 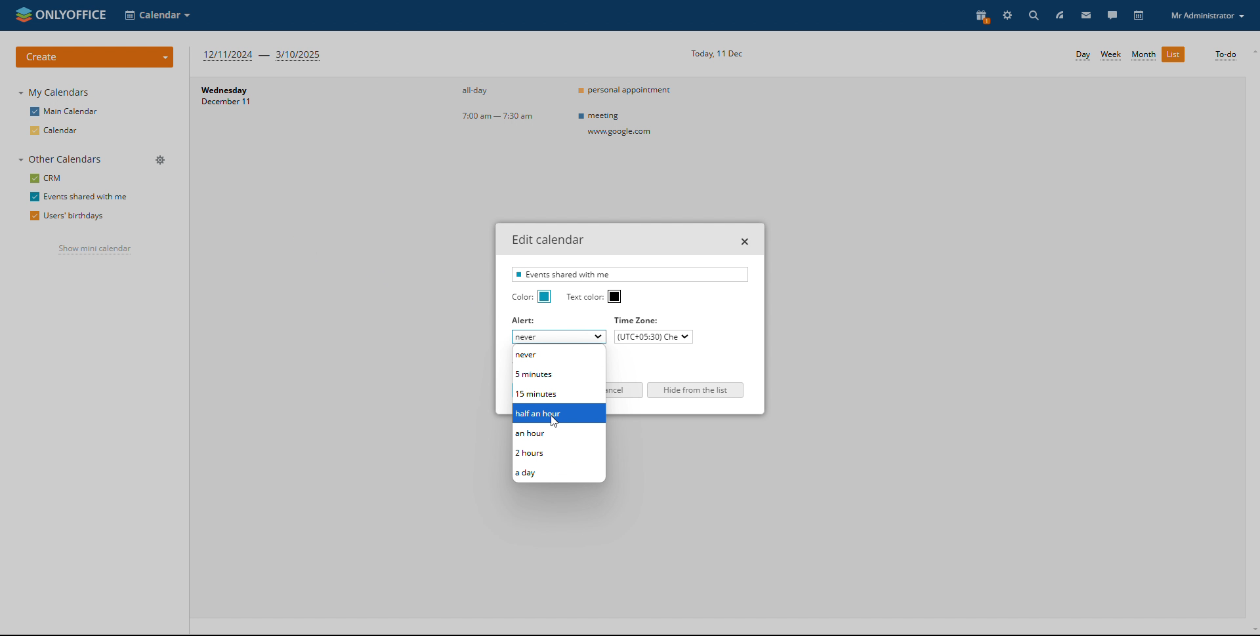 What do you see at coordinates (524, 321) in the screenshot?
I see `Alert:` at bounding box center [524, 321].